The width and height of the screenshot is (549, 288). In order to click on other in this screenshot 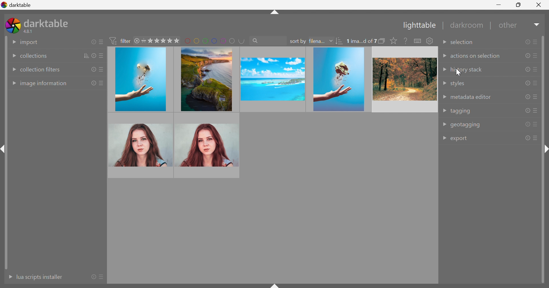, I will do `click(509, 27)`.